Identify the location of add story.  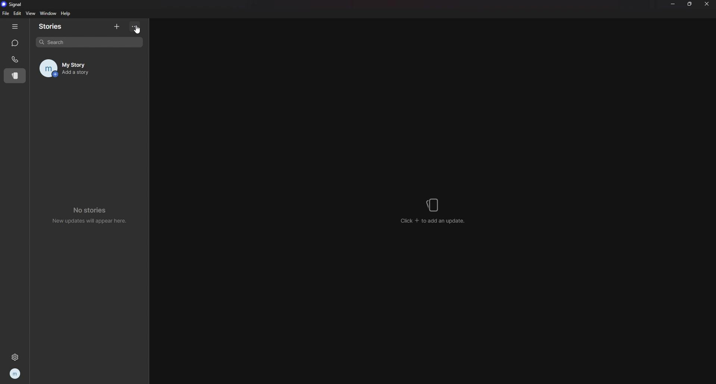
(117, 26).